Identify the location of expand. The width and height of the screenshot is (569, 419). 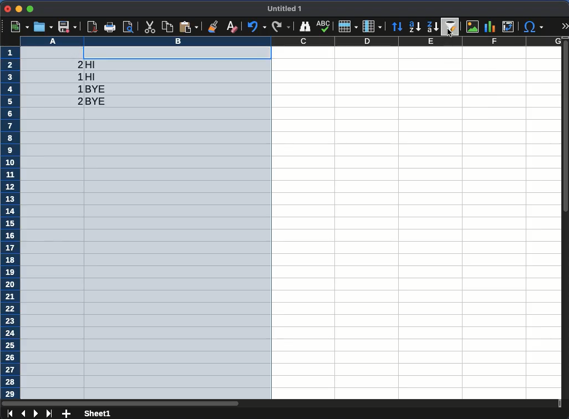
(566, 26).